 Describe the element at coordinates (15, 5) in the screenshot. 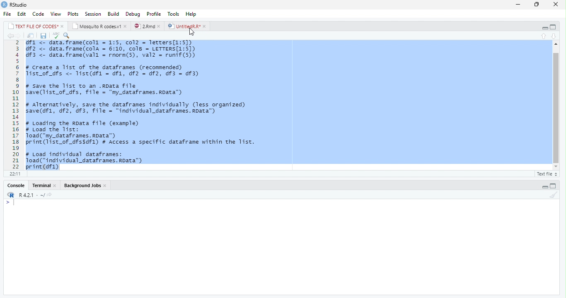

I see `RStudio` at that location.